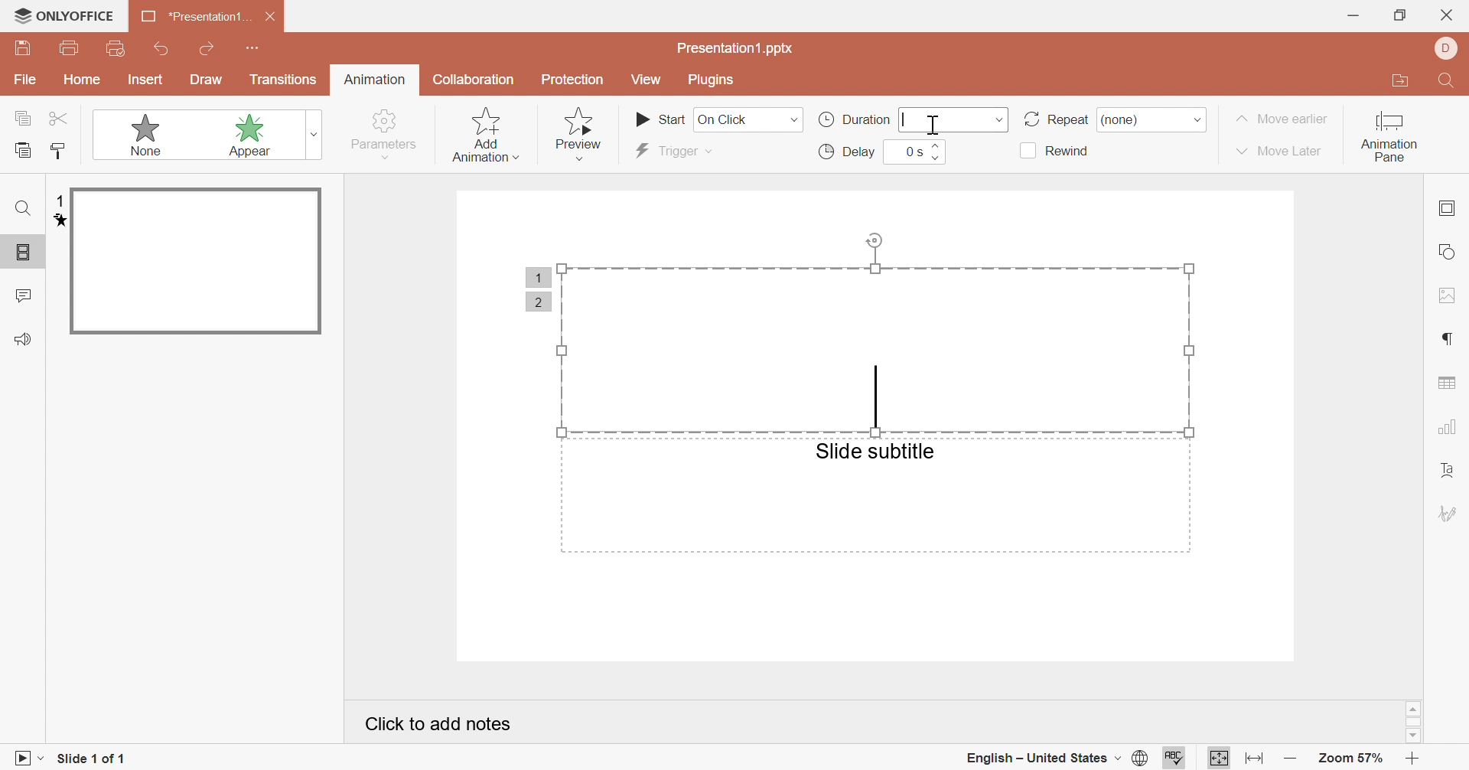 The width and height of the screenshot is (1469, 770). What do you see at coordinates (1448, 513) in the screenshot?
I see `signature settings` at bounding box center [1448, 513].